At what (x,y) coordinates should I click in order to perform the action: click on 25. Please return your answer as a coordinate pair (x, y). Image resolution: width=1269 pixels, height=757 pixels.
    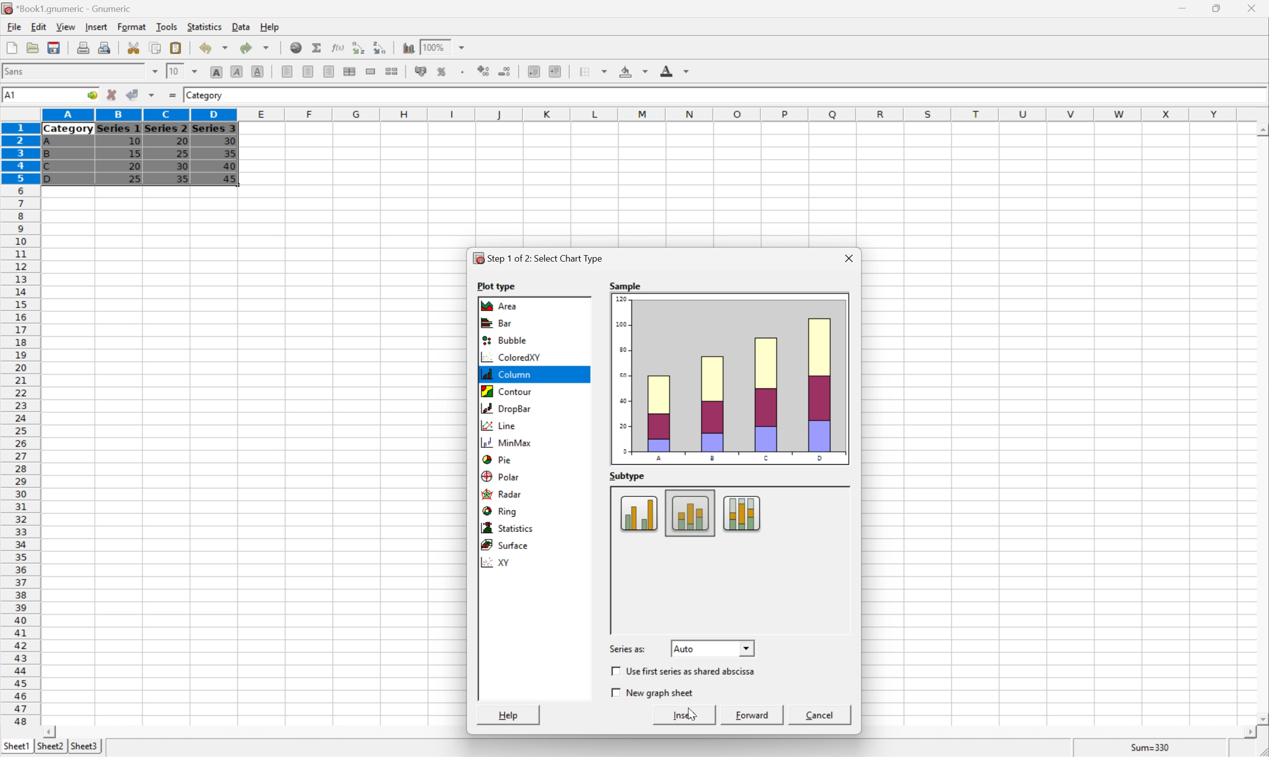
    Looking at the image, I should click on (134, 180).